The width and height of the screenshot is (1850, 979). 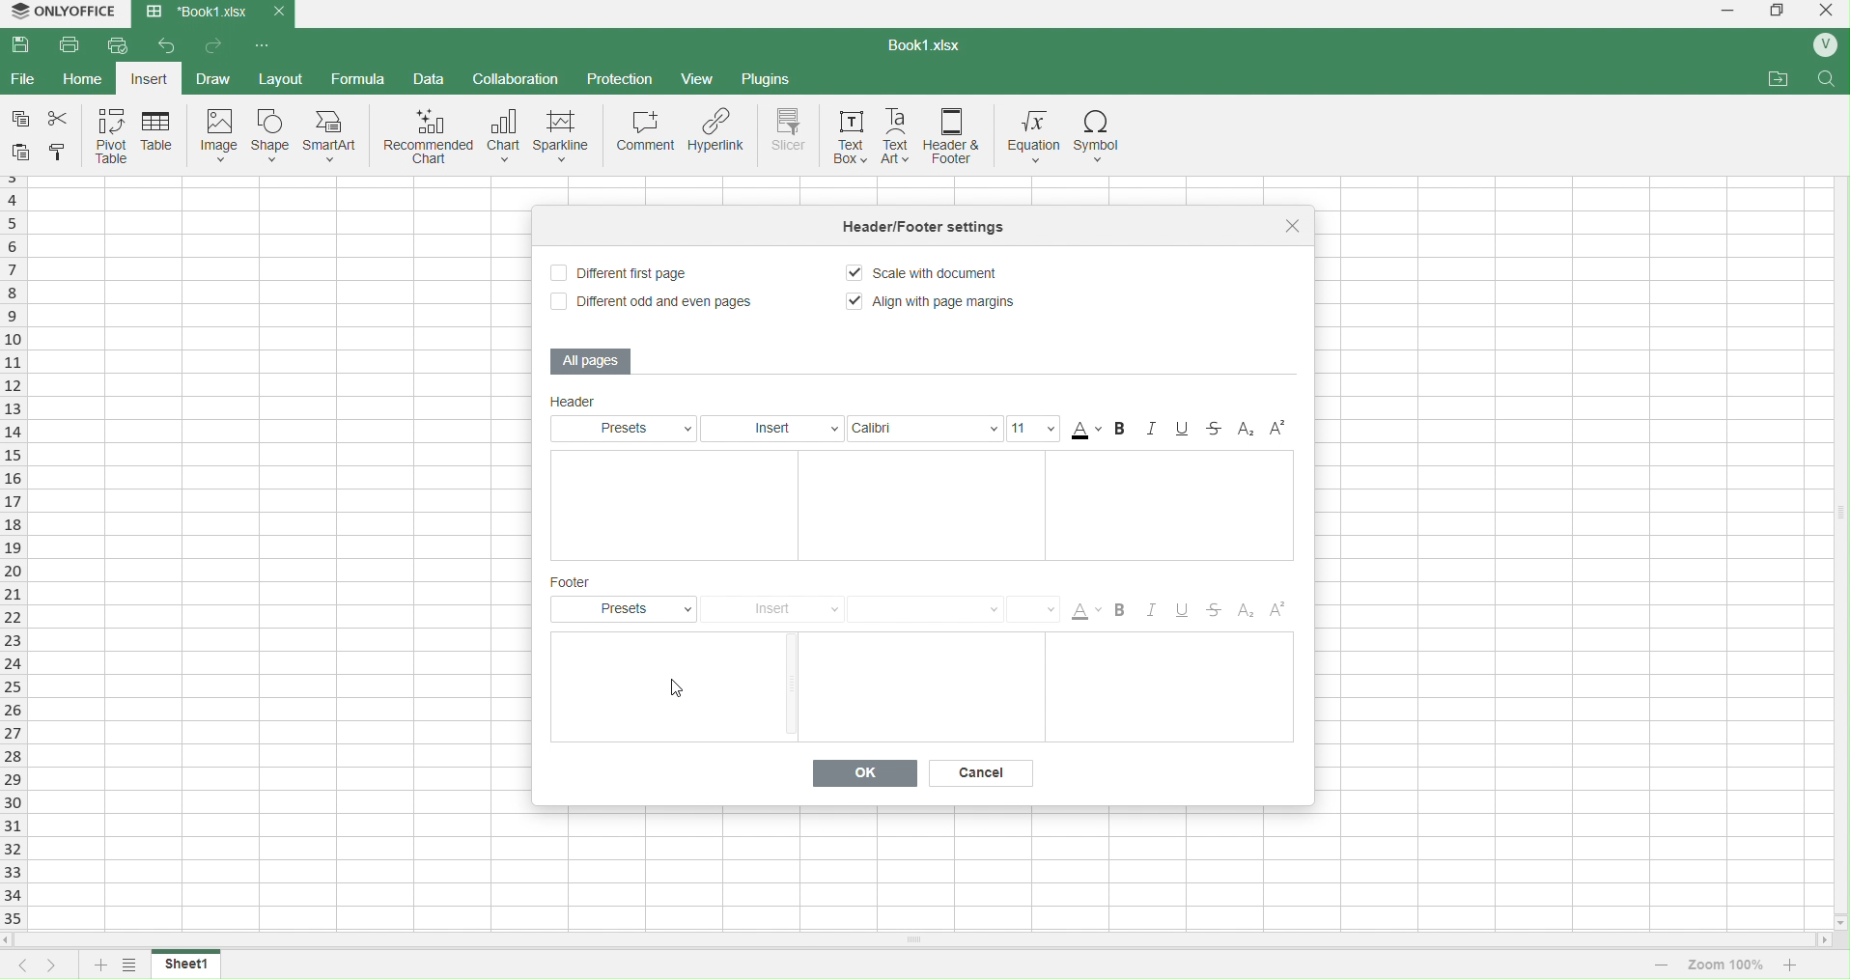 What do you see at coordinates (1031, 136) in the screenshot?
I see `equation` at bounding box center [1031, 136].